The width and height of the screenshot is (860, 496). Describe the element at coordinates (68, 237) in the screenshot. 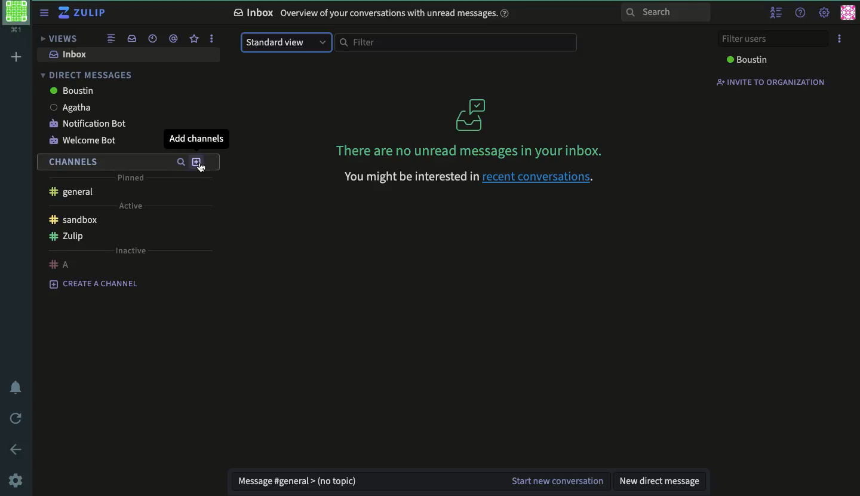

I see `Zulip` at that location.